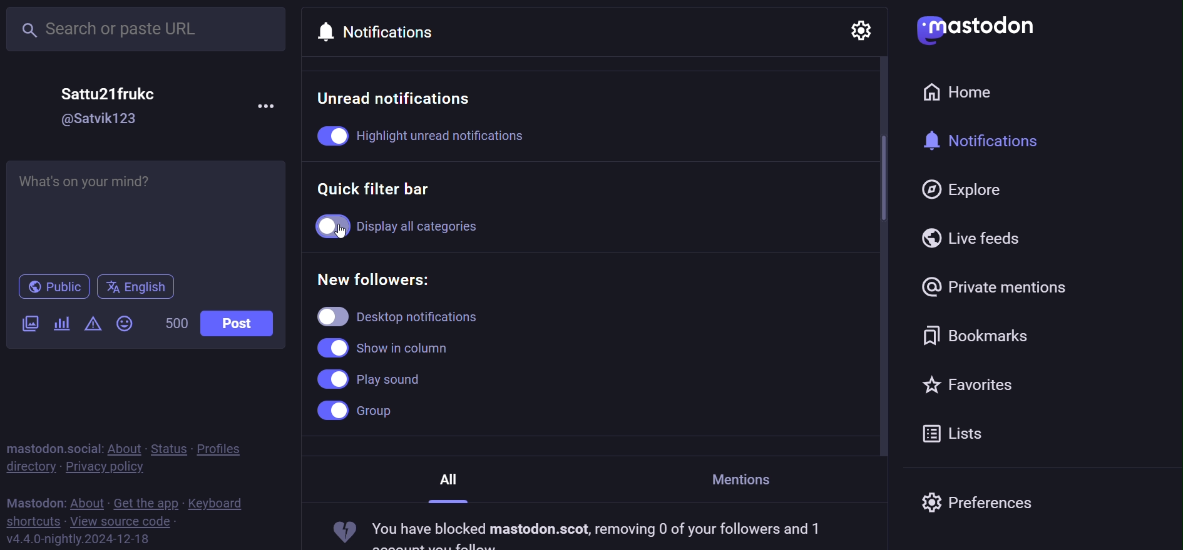 Image resolution: width=1183 pixels, height=550 pixels. I want to click on Sattu21frukc, so click(109, 92).